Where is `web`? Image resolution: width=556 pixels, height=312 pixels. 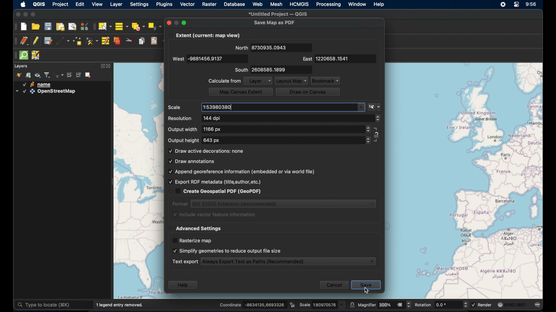
web is located at coordinates (258, 4).